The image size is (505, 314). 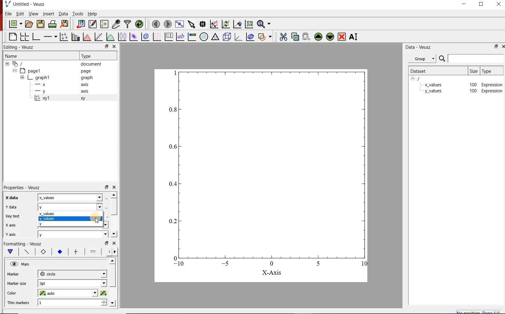 What do you see at coordinates (43, 77) in the screenshot?
I see `graph1` at bounding box center [43, 77].